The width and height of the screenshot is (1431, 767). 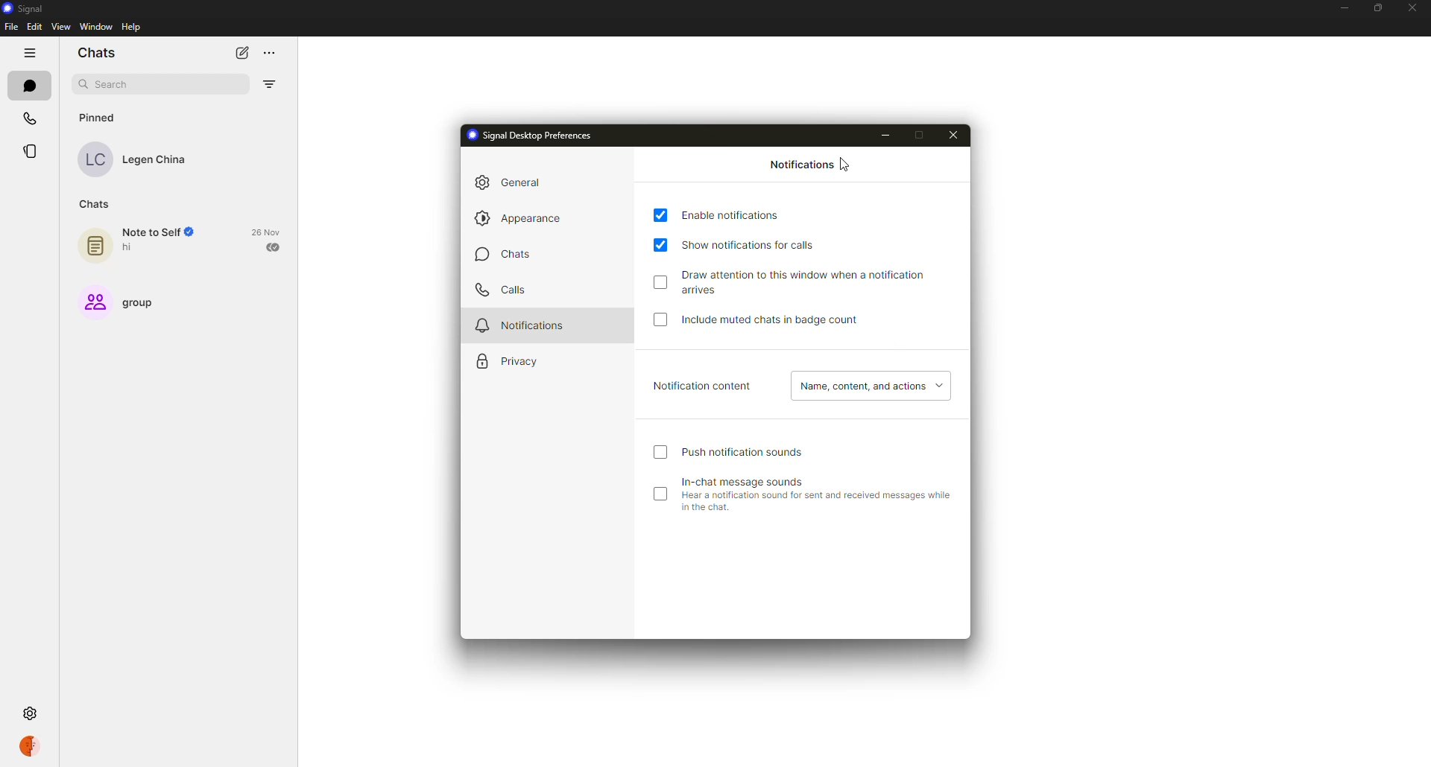 What do you see at coordinates (659, 452) in the screenshot?
I see `click to enable` at bounding box center [659, 452].